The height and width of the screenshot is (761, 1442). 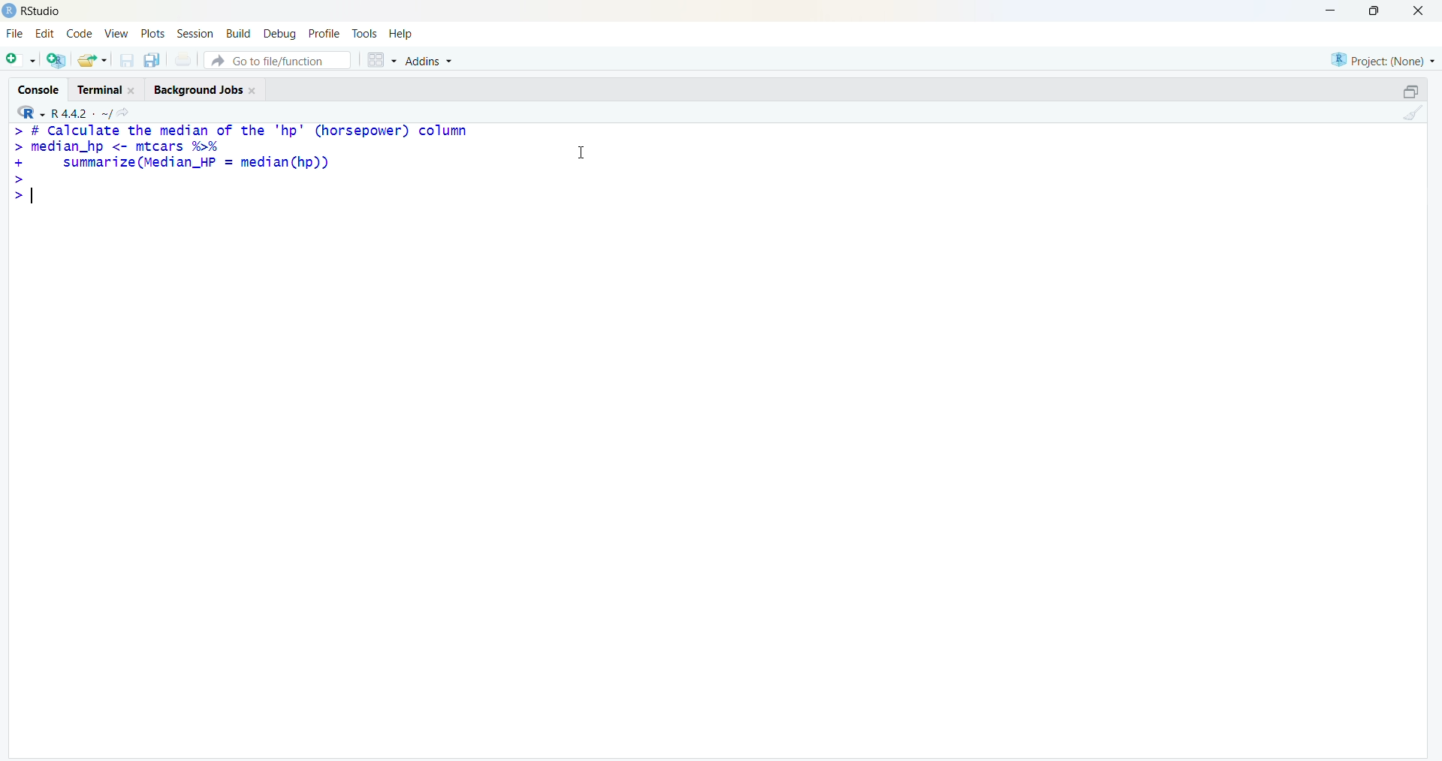 I want to click on terminal, so click(x=101, y=90).